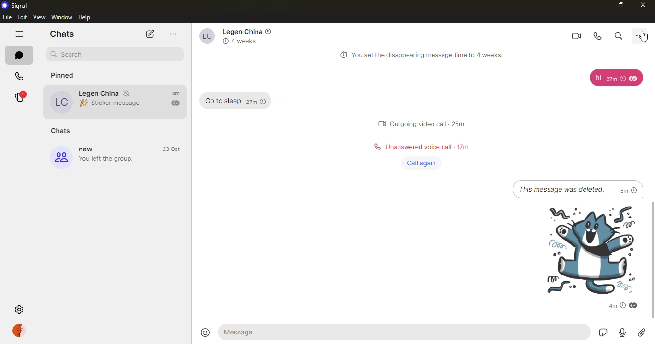 Image resolution: width=655 pixels, height=344 pixels. What do you see at coordinates (341, 55) in the screenshot?
I see `clock logo` at bounding box center [341, 55].